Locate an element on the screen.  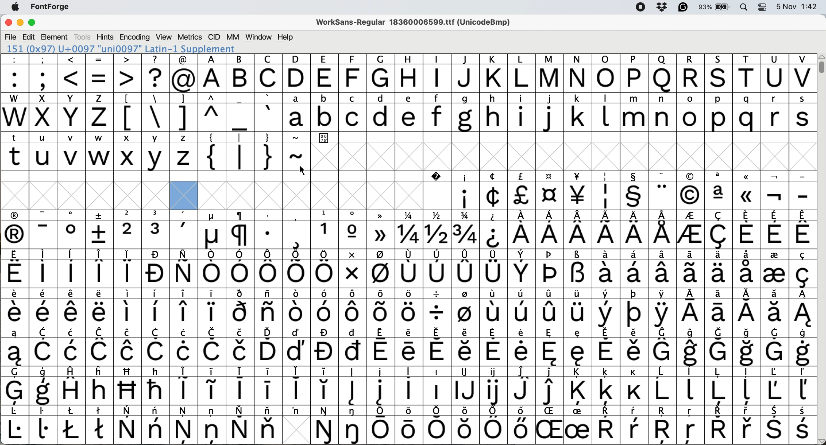
N is located at coordinates (577, 74).